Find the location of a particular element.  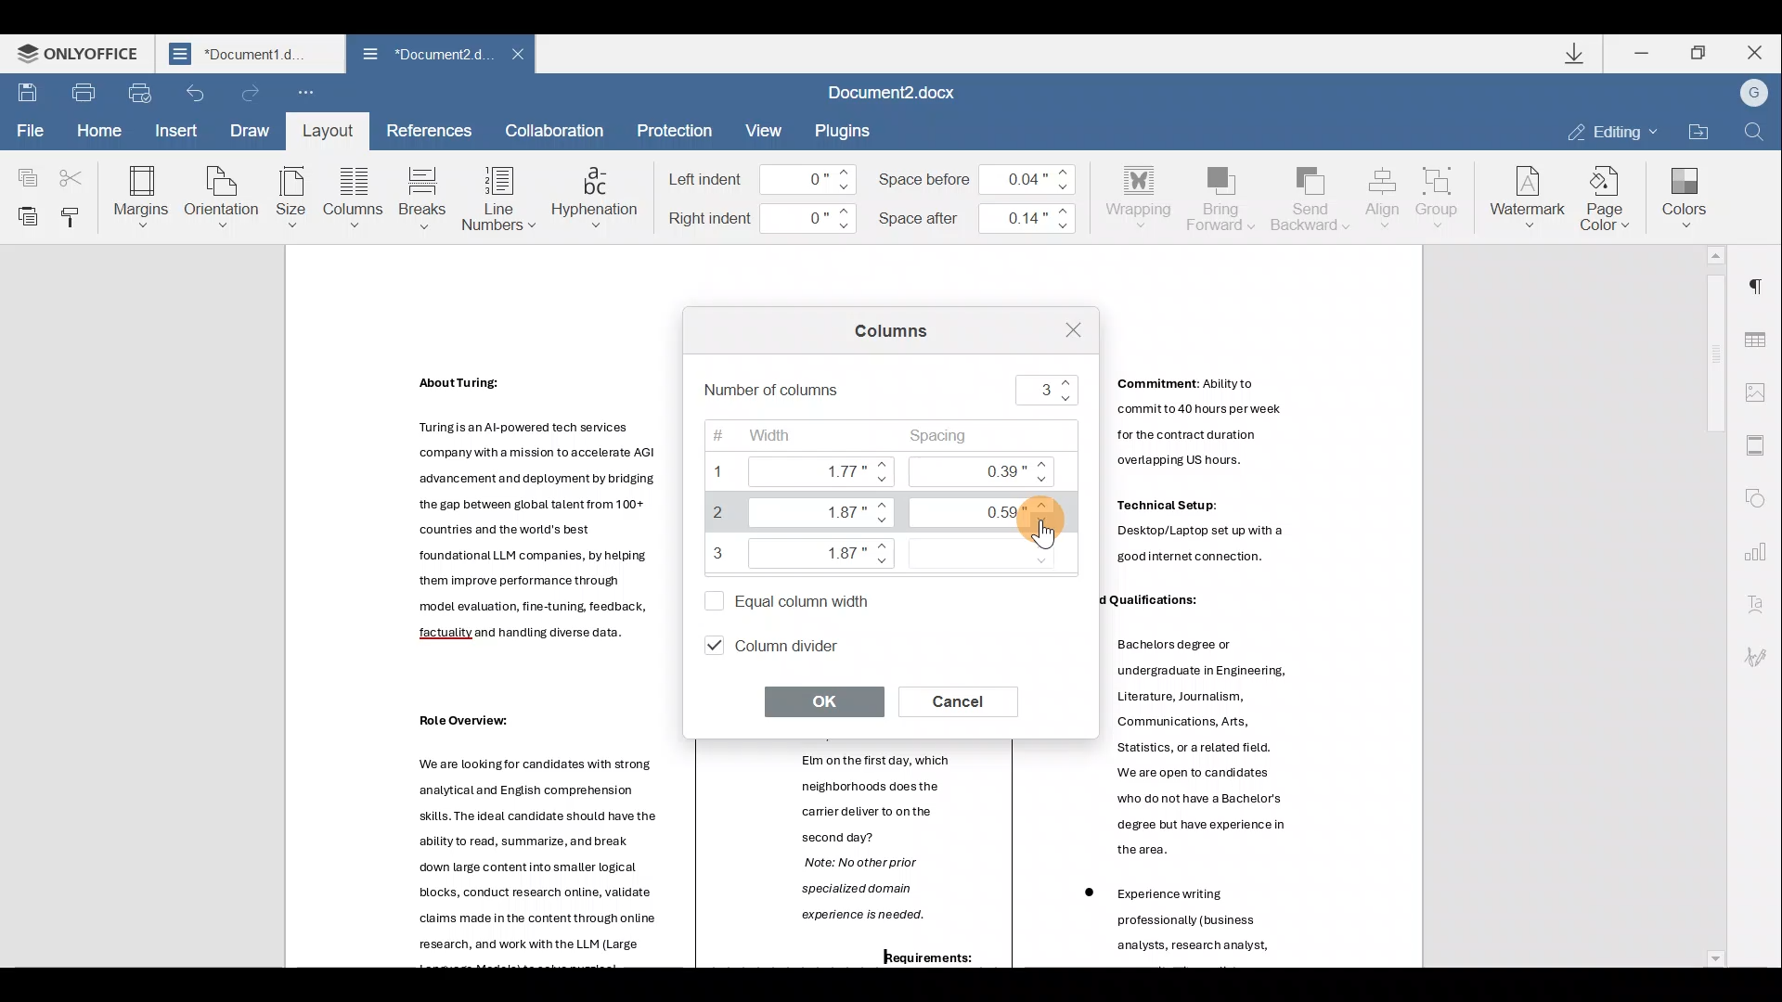

Home is located at coordinates (98, 129).